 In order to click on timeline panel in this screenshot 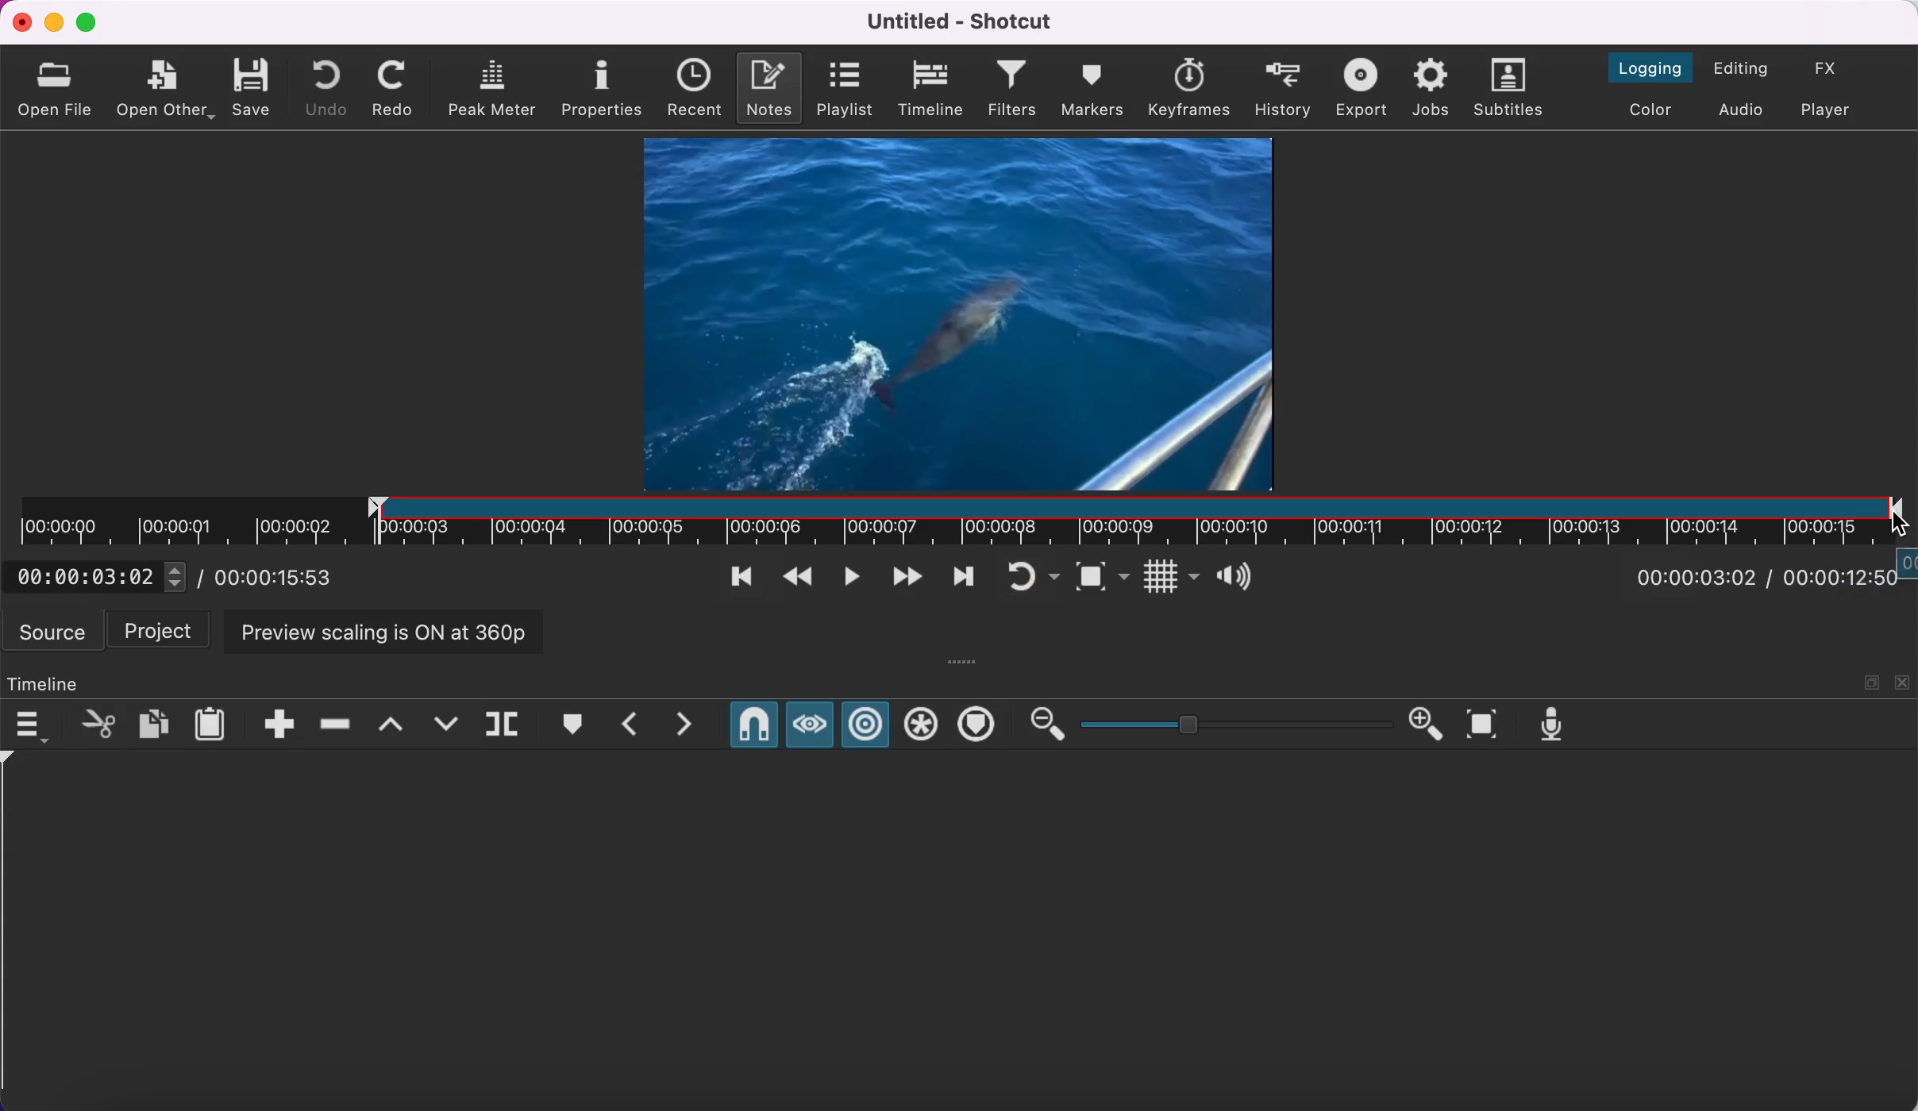, I will do `click(45, 684)`.